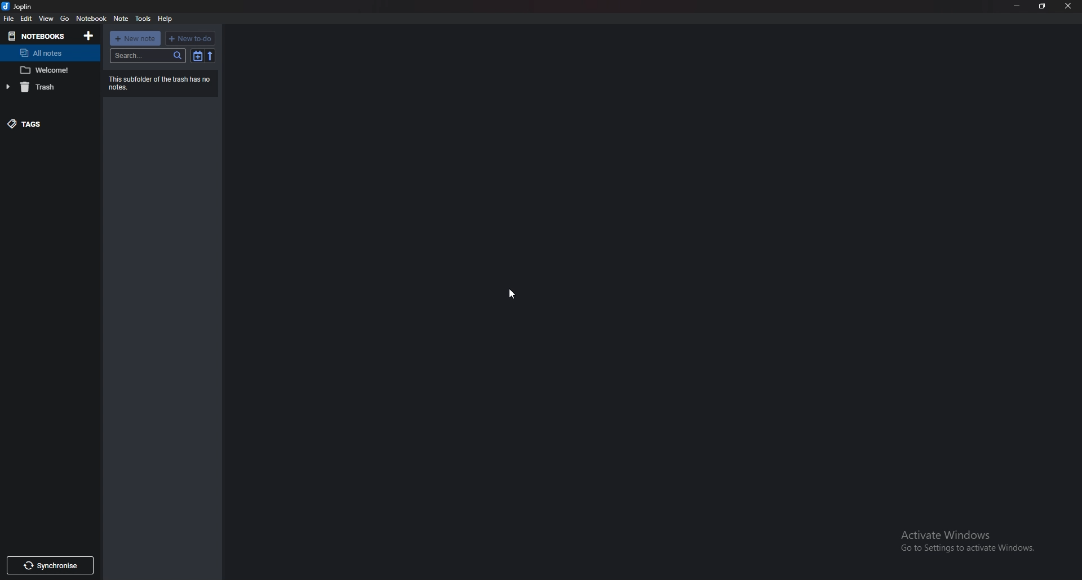 The width and height of the screenshot is (1082, 580). What do you see at coordinates (198, 56) in the screenshot?
I see `toggle sort` at bounding box center [198, 56].